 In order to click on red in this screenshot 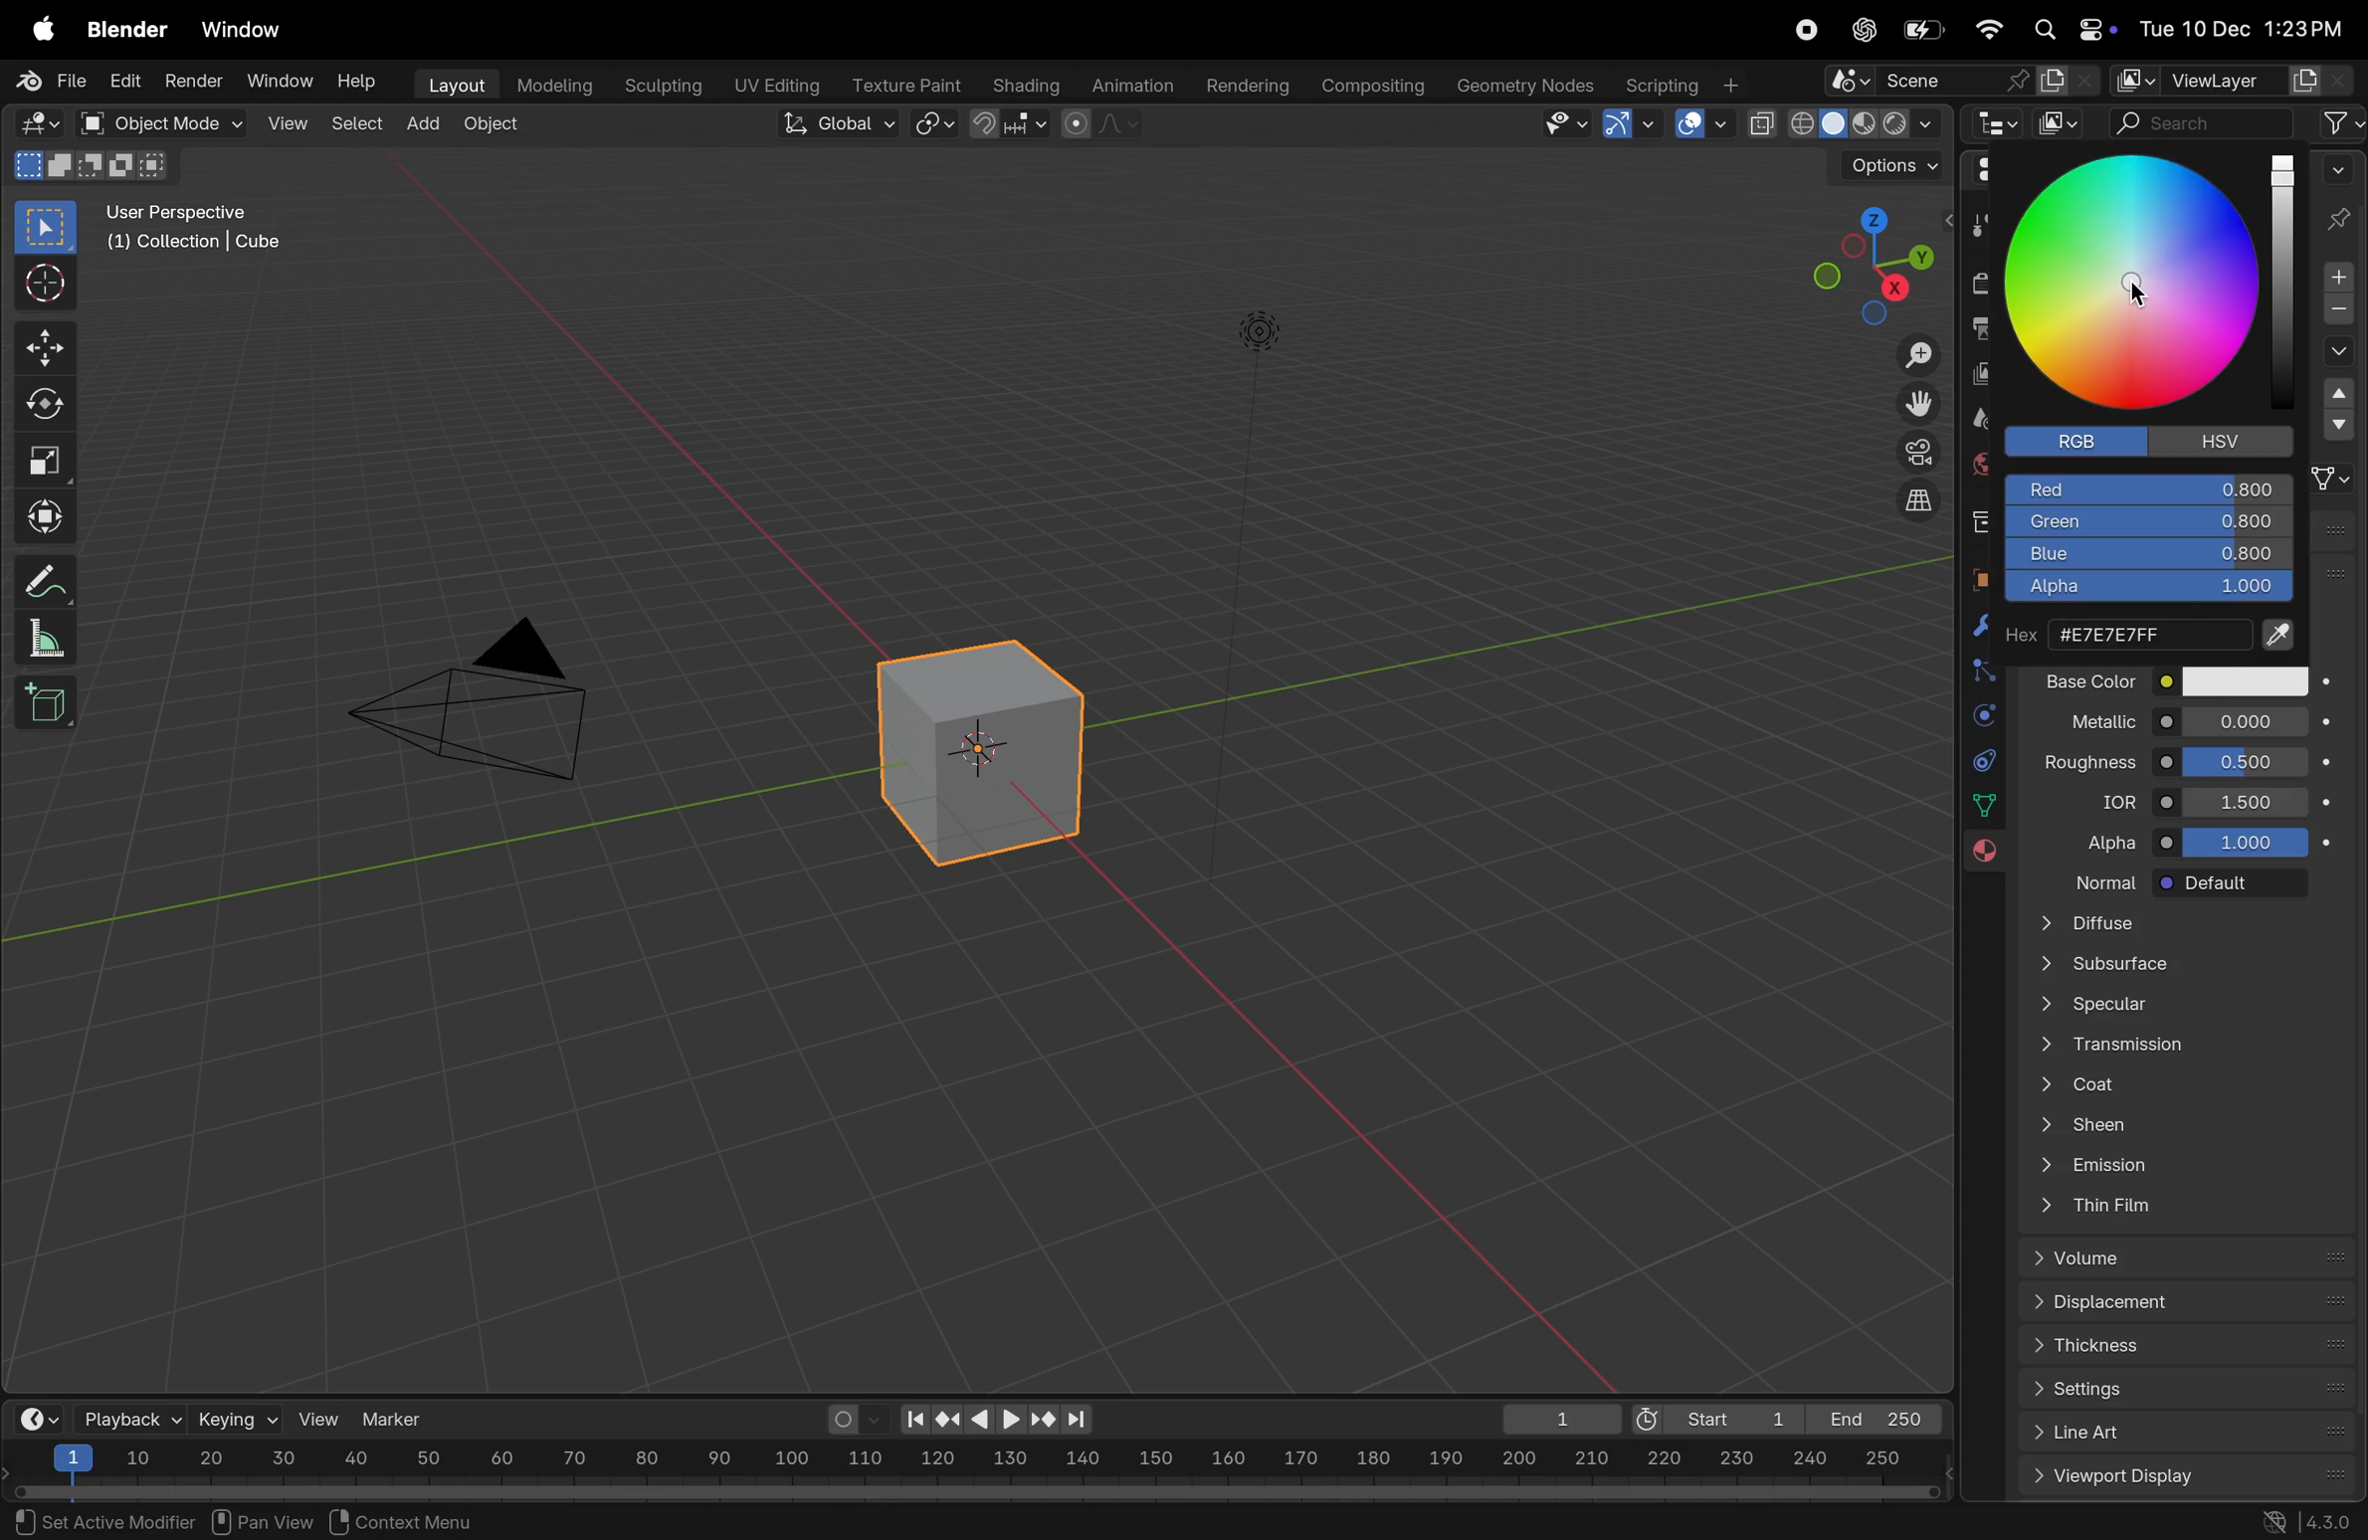, I will do `click(2151, 486)`.